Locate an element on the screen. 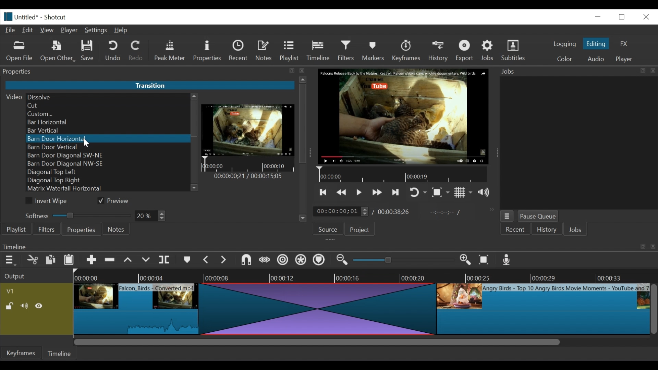  scrub while dragging is located at coordinates (265, 260).